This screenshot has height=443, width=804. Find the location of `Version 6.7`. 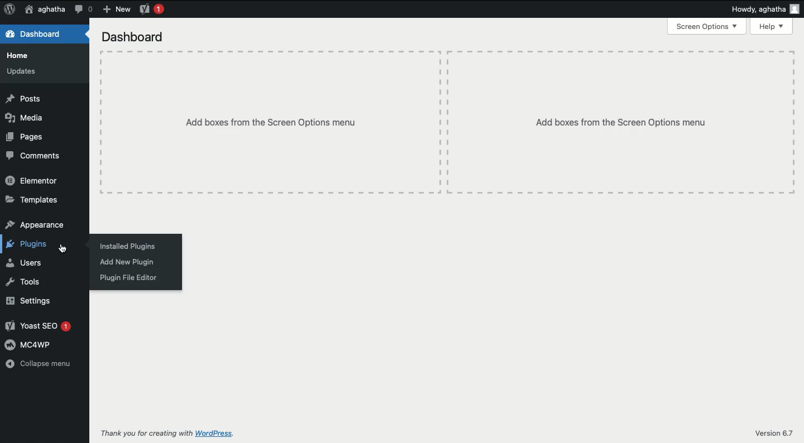

Version 6.7 is located at coordinates (777, 430).